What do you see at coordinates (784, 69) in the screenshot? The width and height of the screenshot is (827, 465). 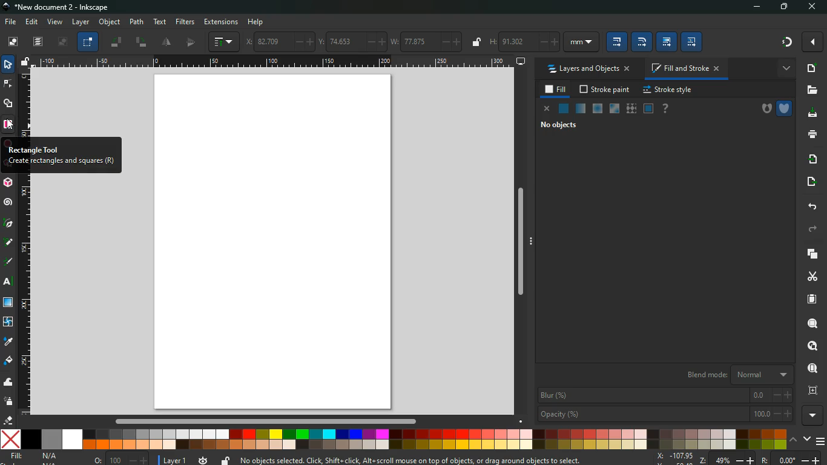 I see `more` at bounding box center [784, 69].